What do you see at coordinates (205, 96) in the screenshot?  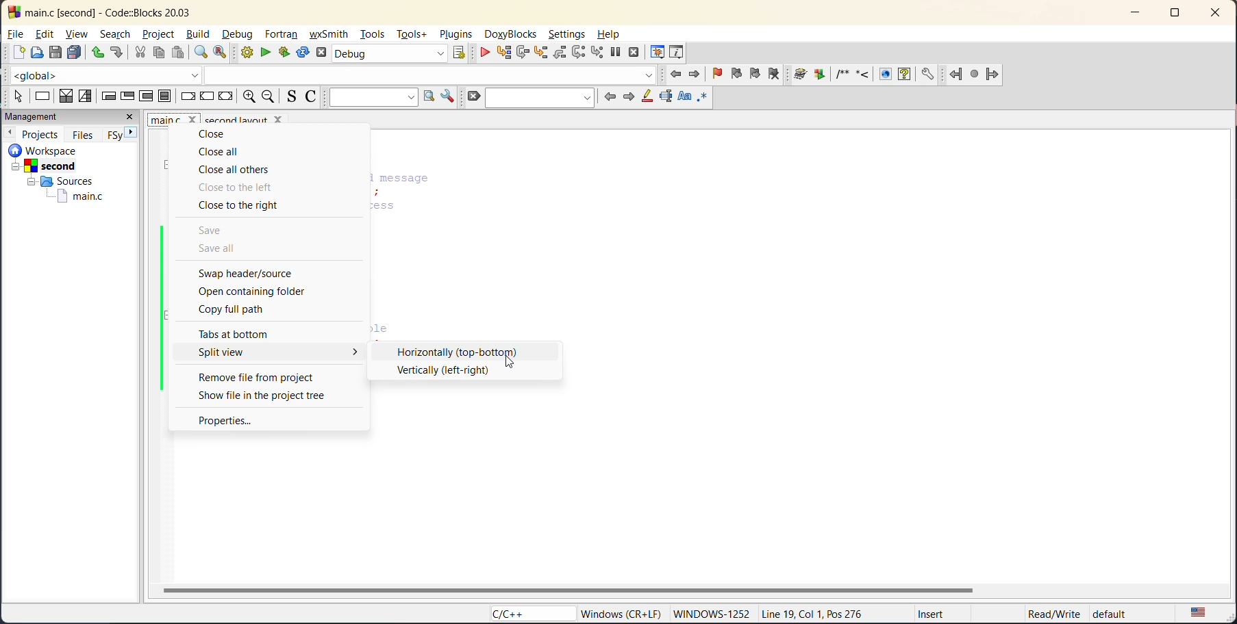 I see `continue instruction` at bounding box center [205, 96].